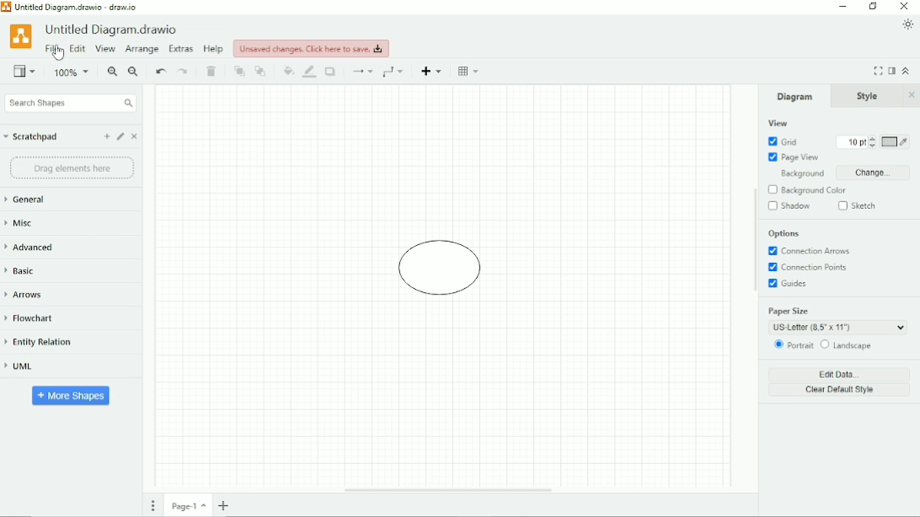  I want to click on Options, so click(784, 234).